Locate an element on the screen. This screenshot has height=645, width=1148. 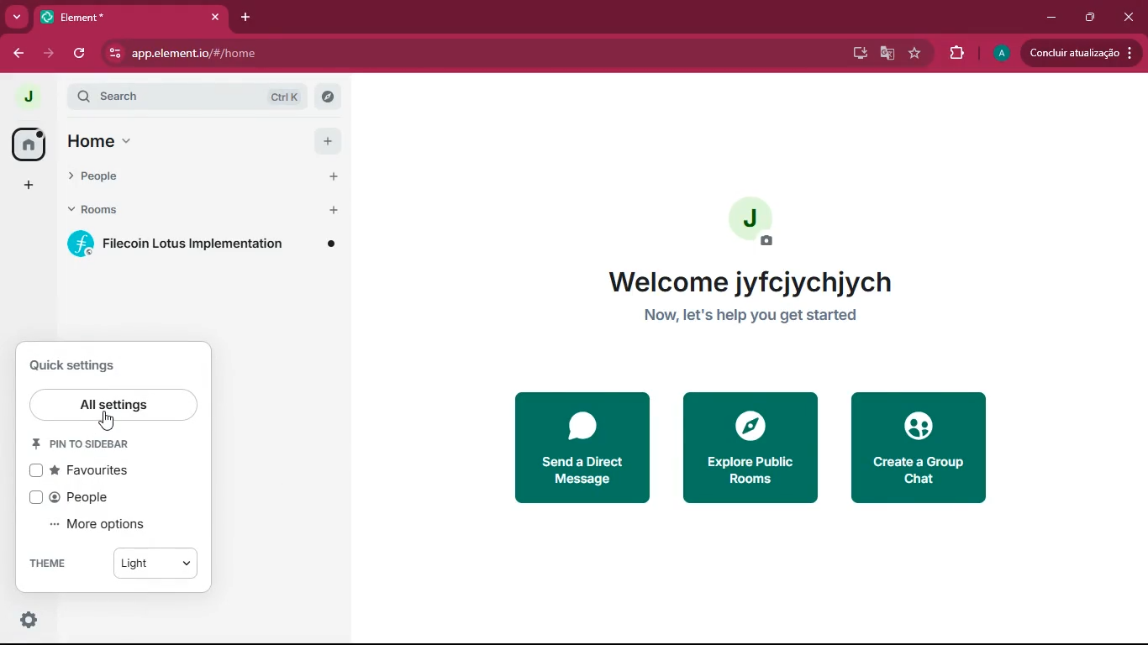
pin is located at coordinates (96, 444).